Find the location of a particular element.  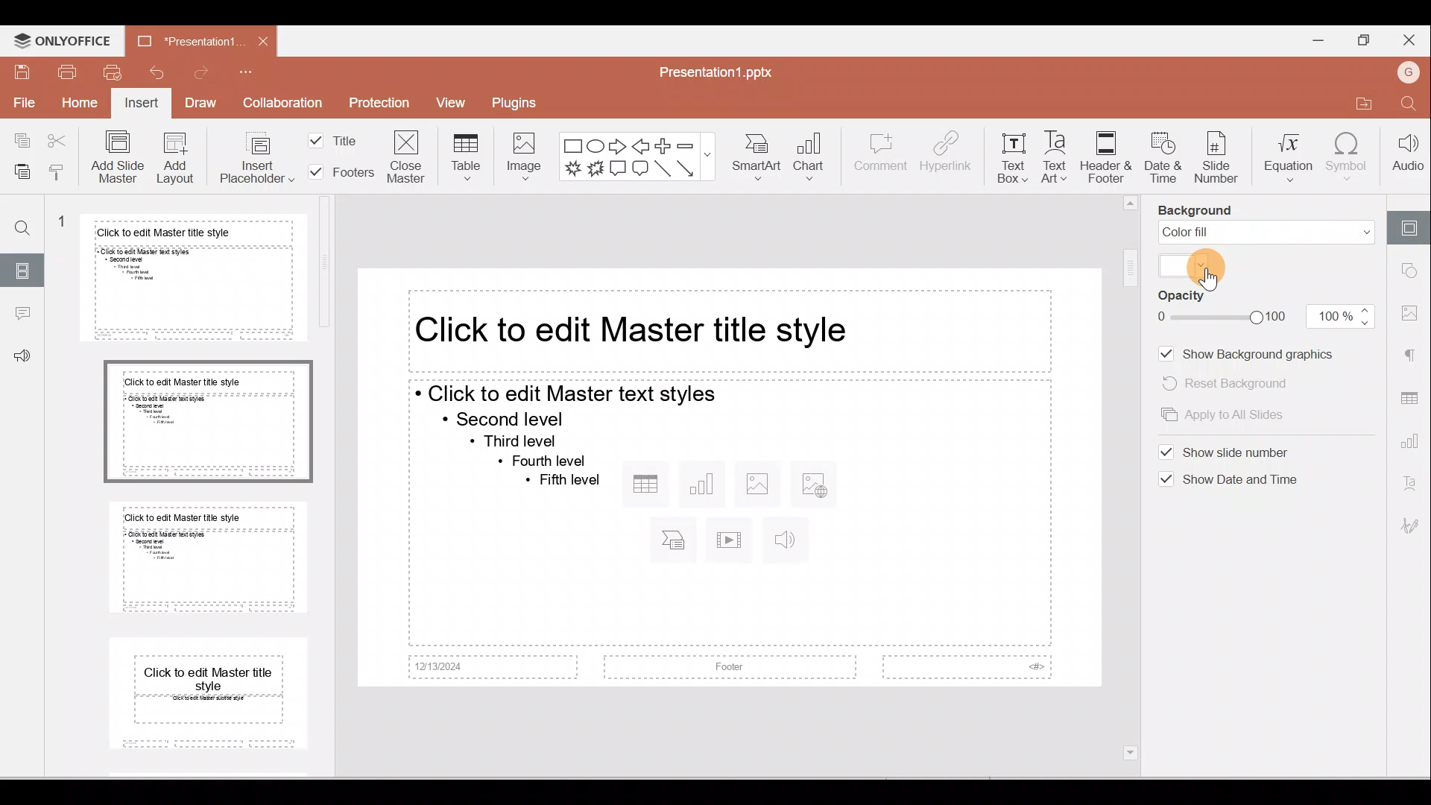

slider to change opacity is located at coordinates (1223, 317).